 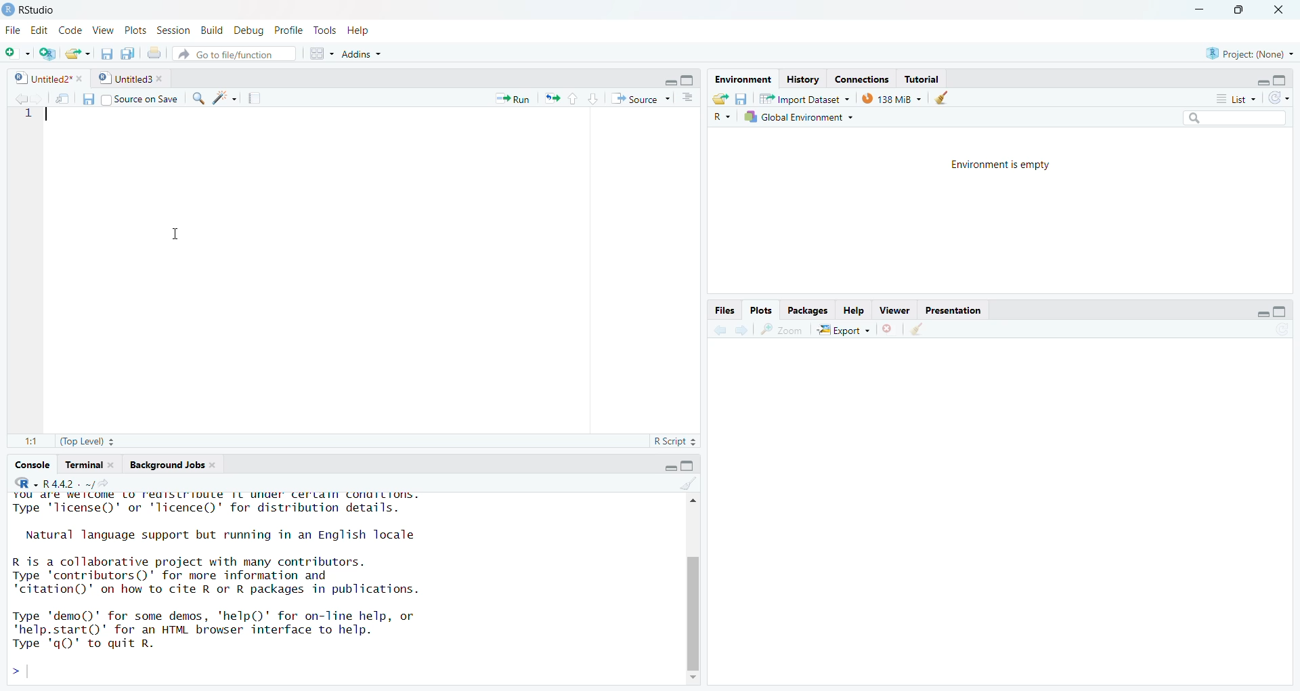 I want to click on , so click(x=11, y=31).